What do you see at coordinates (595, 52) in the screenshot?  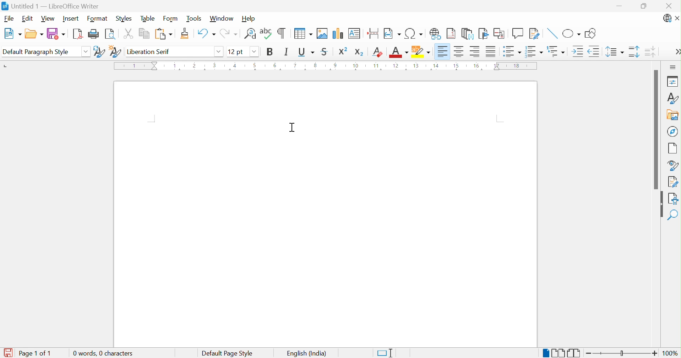 I see `Decrease indent` at bounding box center [595, 52].